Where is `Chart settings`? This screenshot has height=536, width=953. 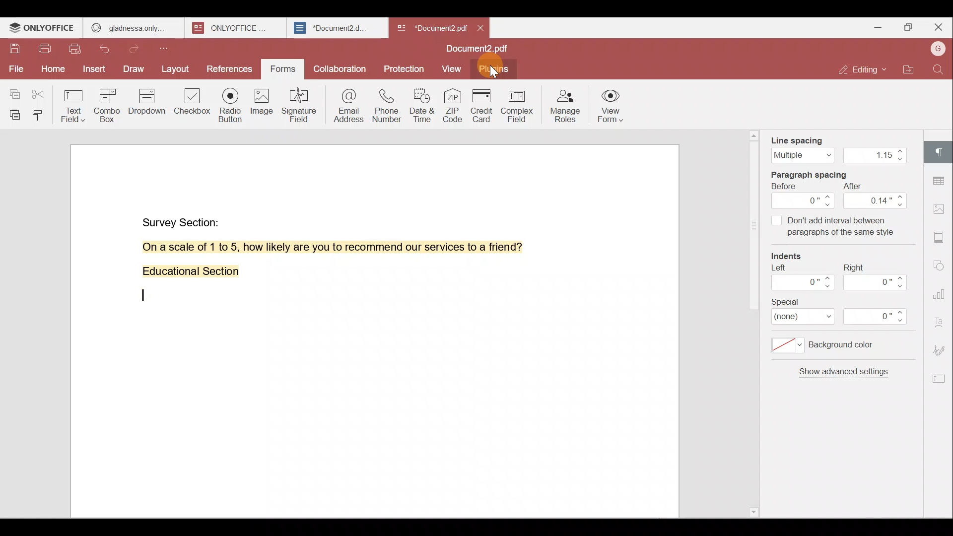 Chart settings is located at coordinates (942, 289).